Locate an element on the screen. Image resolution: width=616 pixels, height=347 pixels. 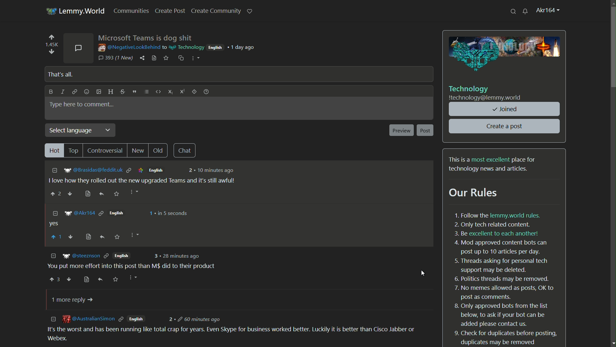
image is located at coordinates (505, 54).